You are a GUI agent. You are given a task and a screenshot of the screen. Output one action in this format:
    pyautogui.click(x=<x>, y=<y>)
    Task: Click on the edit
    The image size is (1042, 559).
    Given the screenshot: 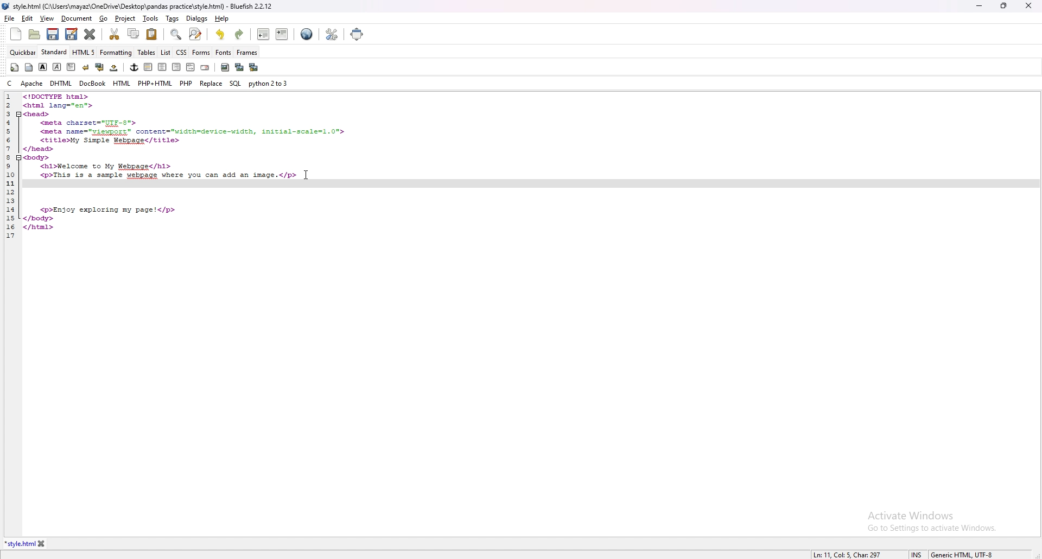 What is the action you would take?
    pyautogui.click(x=27, y=18)
    